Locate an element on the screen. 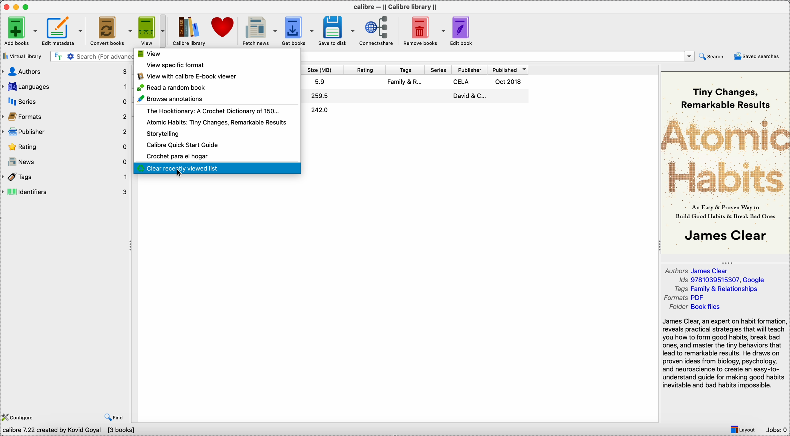 This screenshot has height=436, width=790. configure is located at coordinates (19, 416).